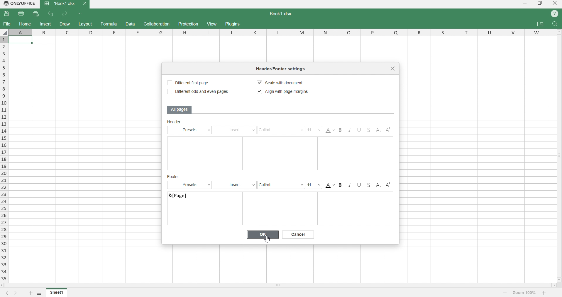 The image size is (562, 297). What do you see at coordinates (51, 13) in the screenshot?
I see `back` at bounding box center [51, 13].